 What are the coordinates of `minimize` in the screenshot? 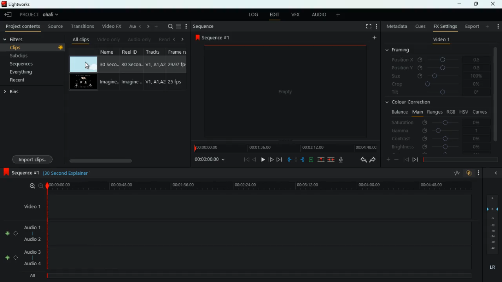 It's located at (459, 4).